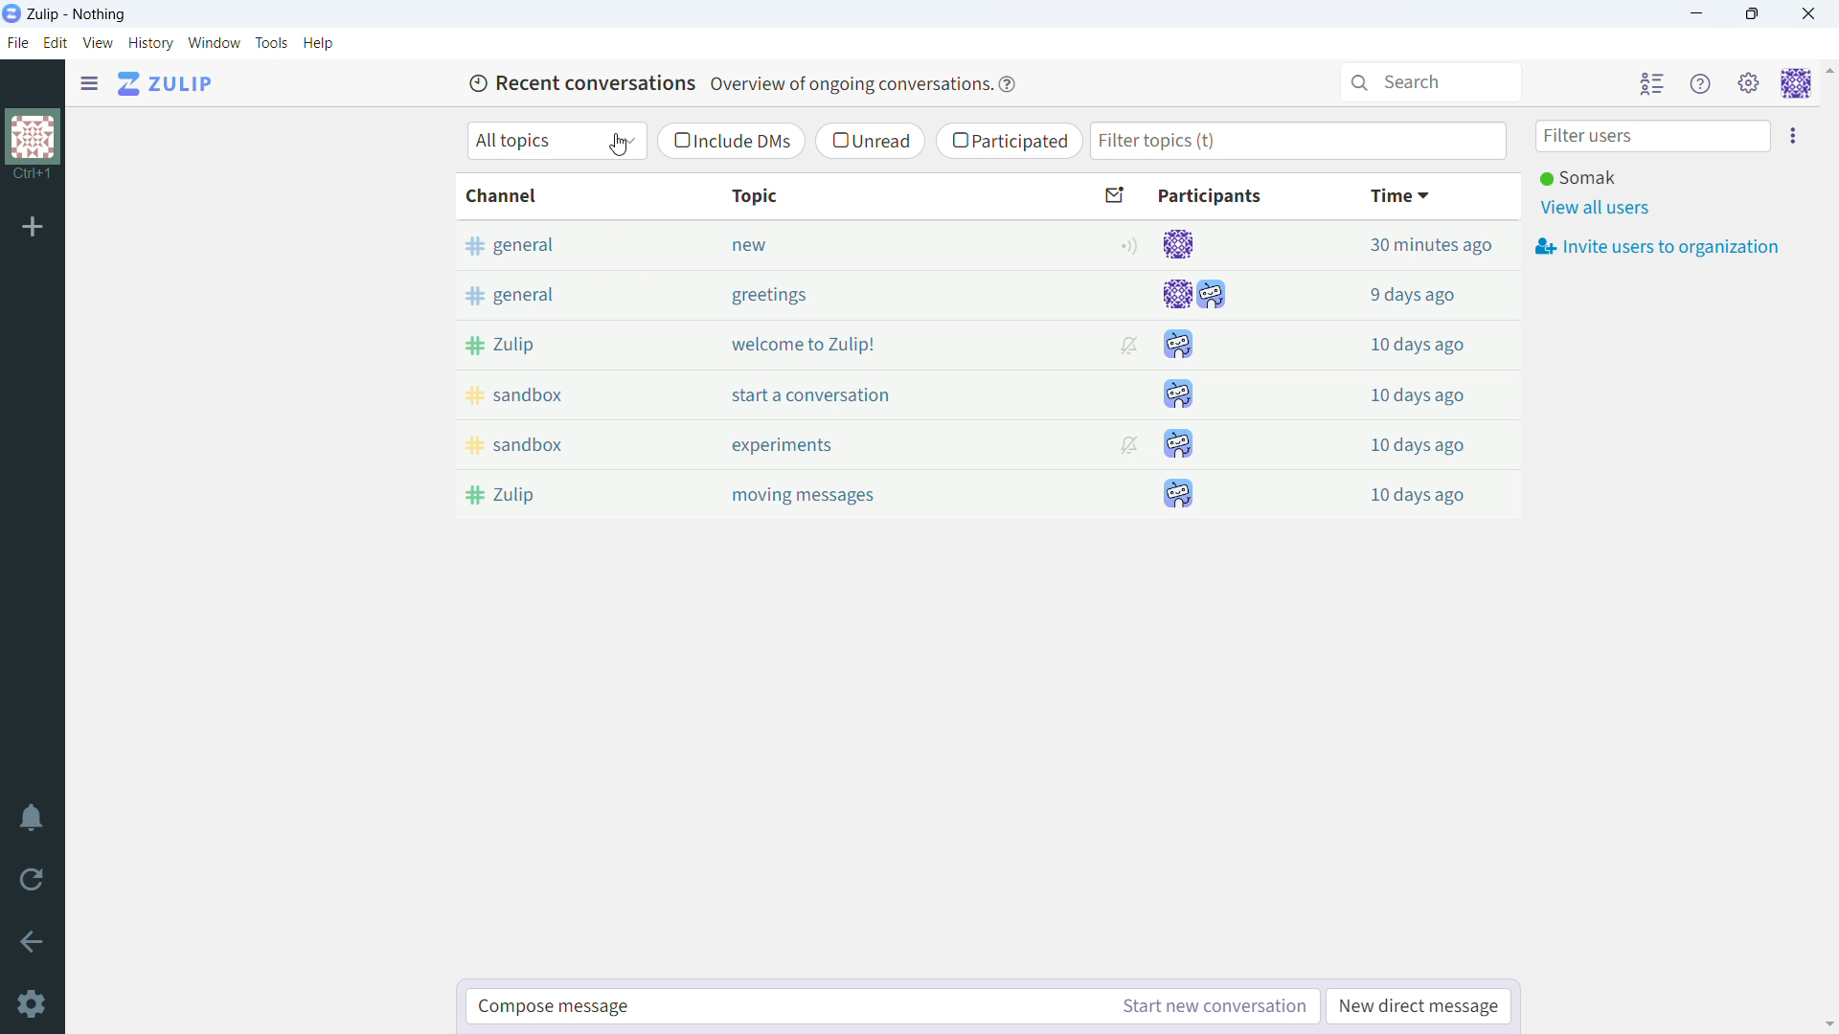 Image resolution: width=1839 pixels, height=1034 pixels. Describe the element at coordinates (1419, 395) in the screenshot. I see `10 days ago` at that location.